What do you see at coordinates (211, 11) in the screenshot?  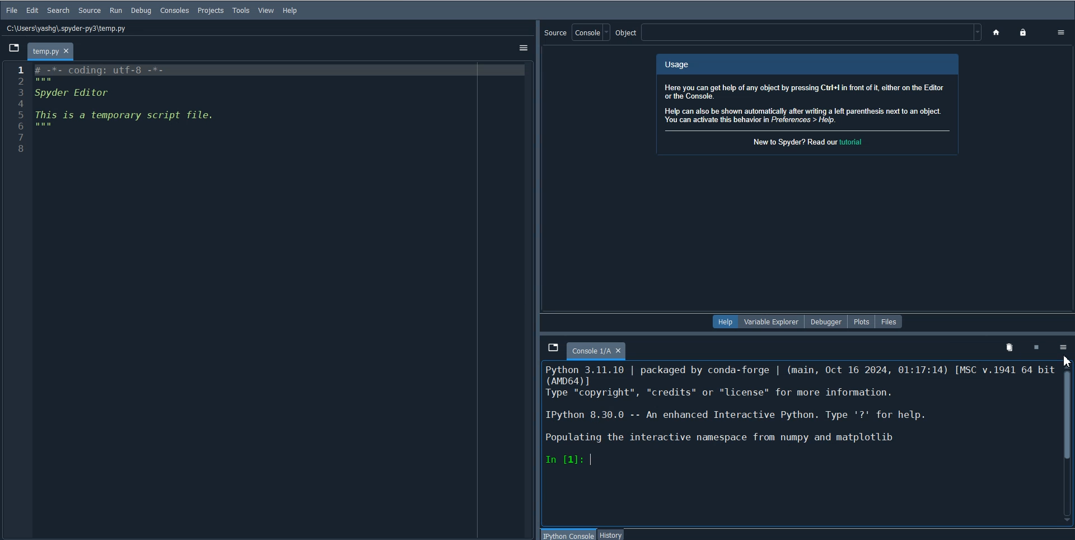 I see `Projects` at bounding box center [211, 11].